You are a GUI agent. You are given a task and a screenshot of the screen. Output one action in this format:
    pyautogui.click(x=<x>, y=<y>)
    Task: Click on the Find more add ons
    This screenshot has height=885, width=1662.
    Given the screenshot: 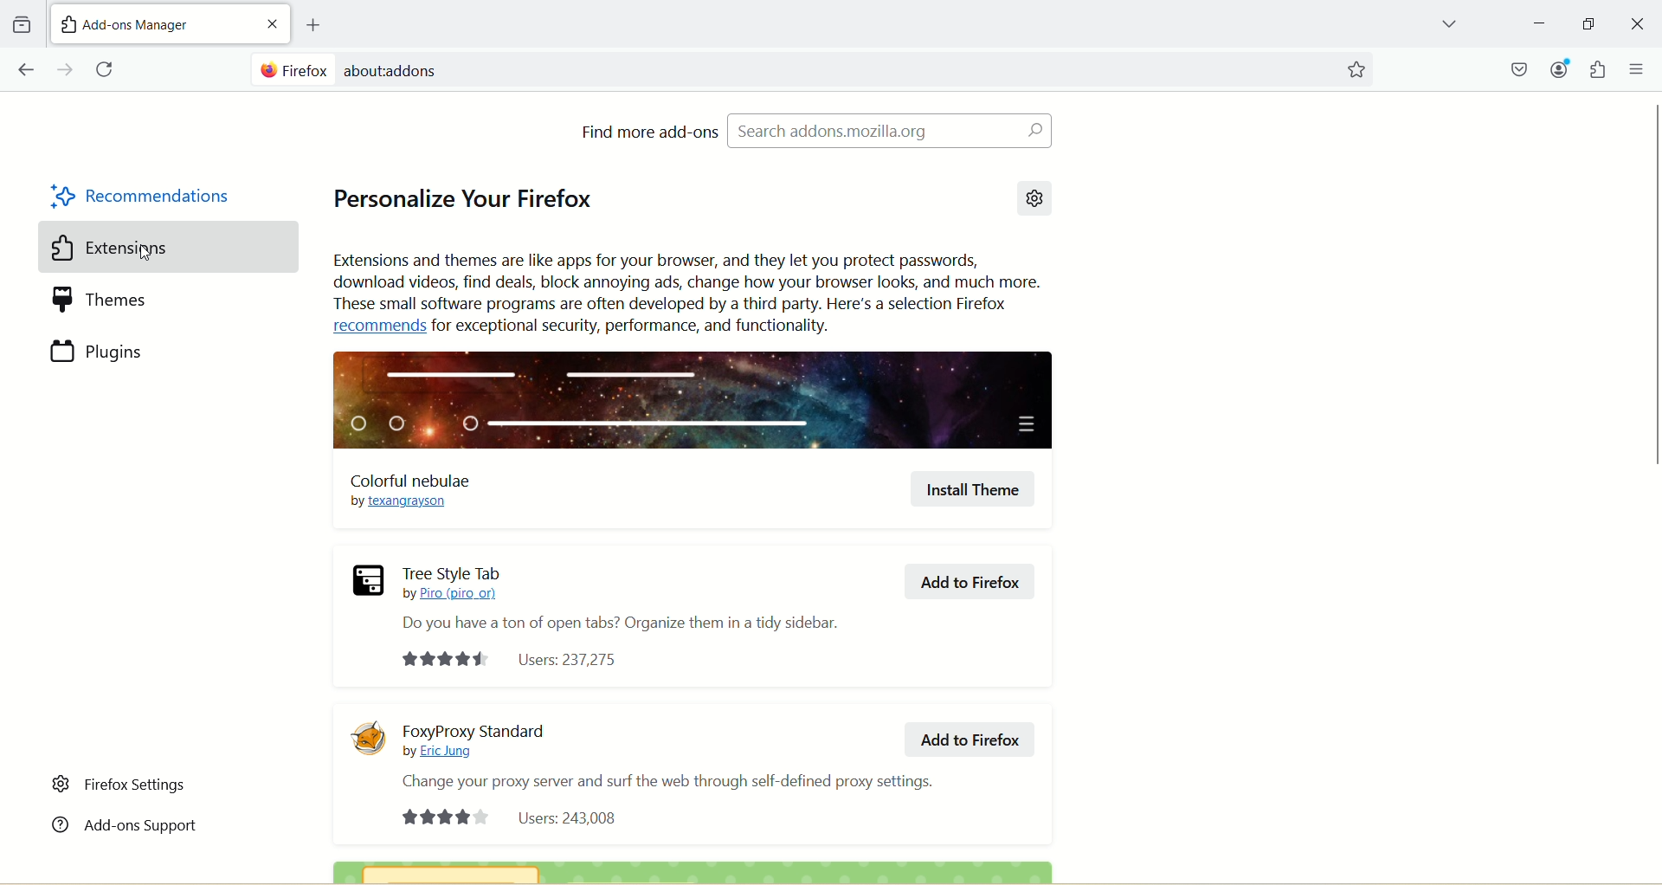 What is the action you would take?
    pyautogui.click(x=649, y=131)
    